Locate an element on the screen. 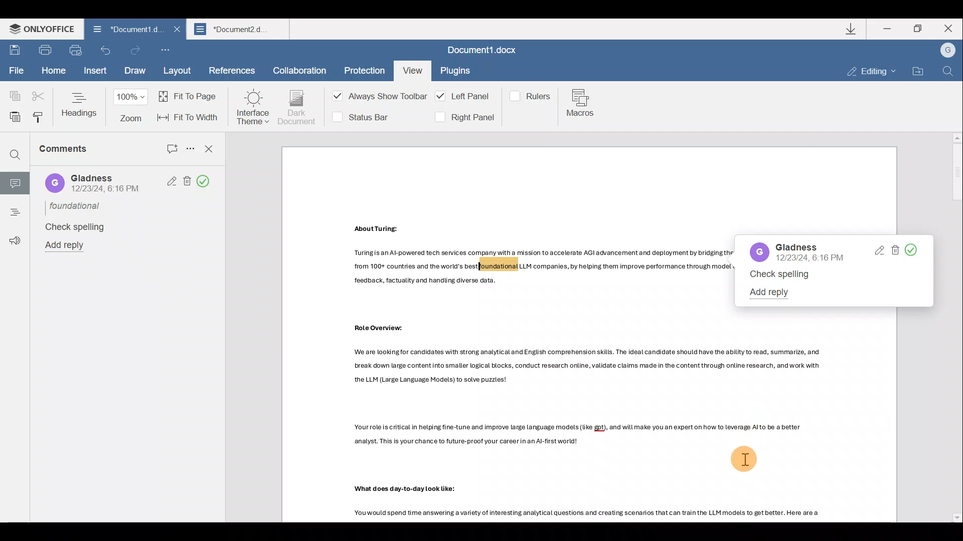  Close is located at coordinates (952, 30).